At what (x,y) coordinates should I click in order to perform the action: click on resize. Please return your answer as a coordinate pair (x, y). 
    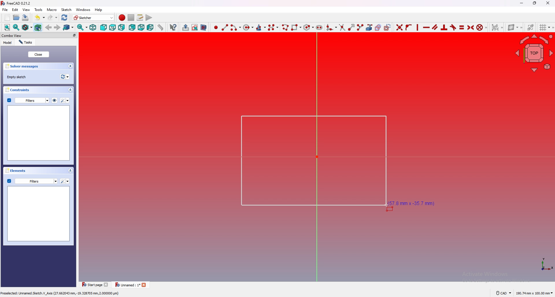
    Looking at the image, I should click on (535, 3).